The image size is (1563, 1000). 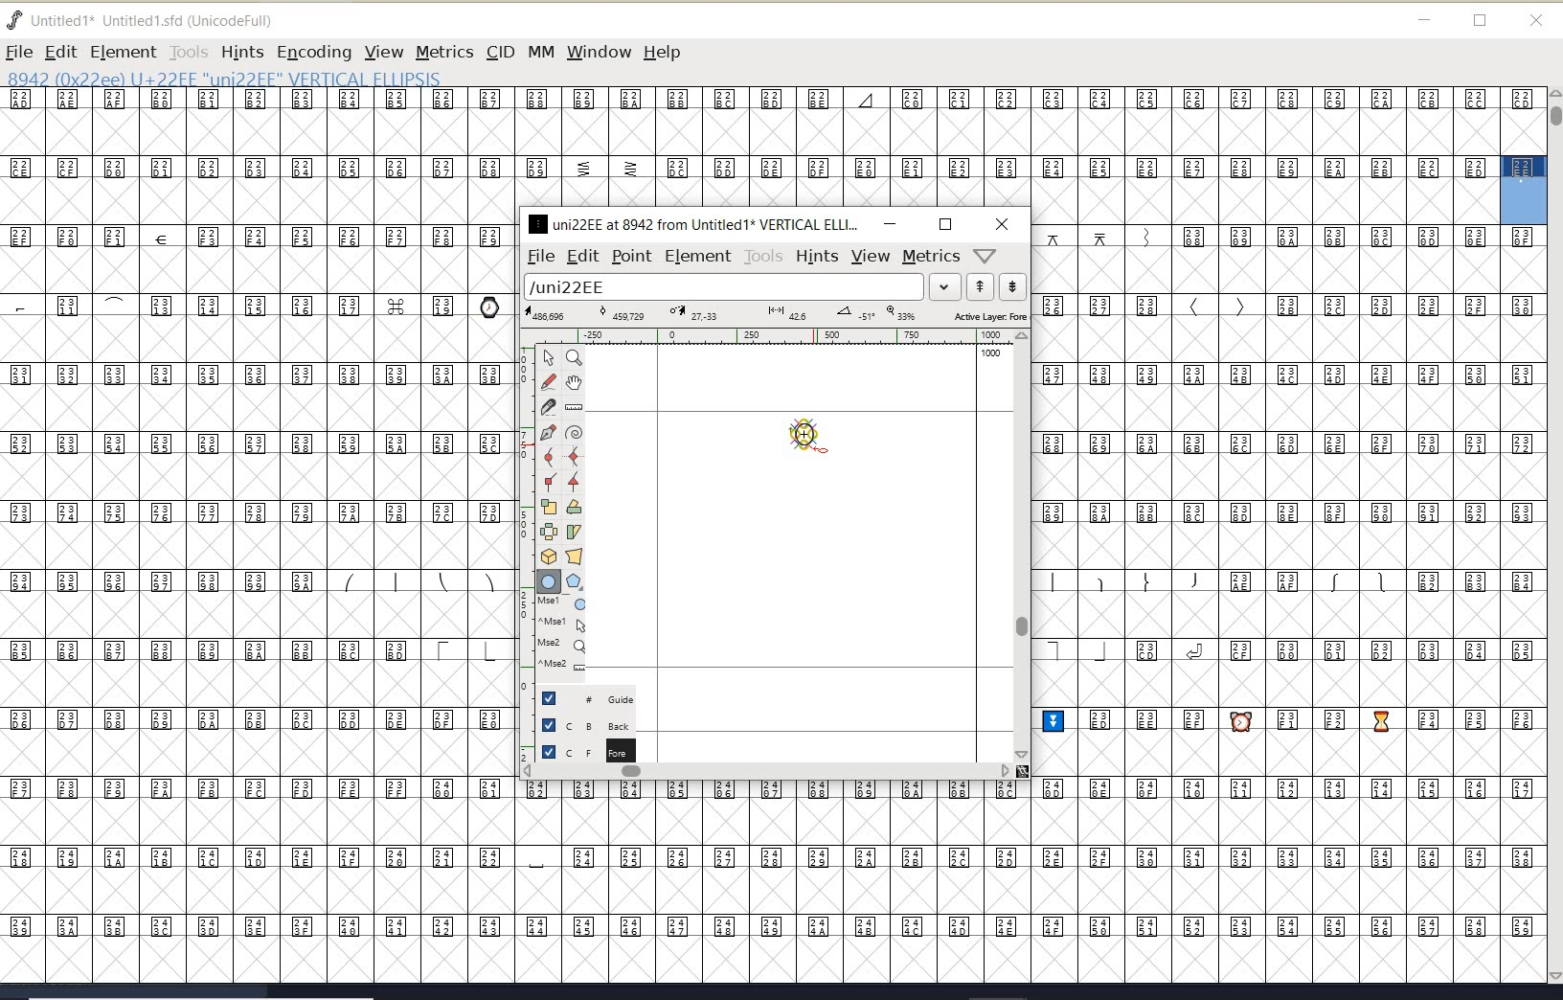 What do you see at coordinates (1425, 20) in the screenshot?
I see `minimize` at bounding box center [1425, 20].